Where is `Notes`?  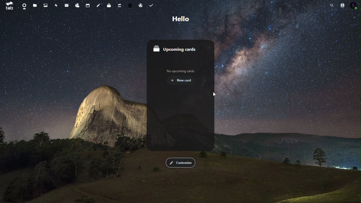 Notes is located at coordinates (98, 5).